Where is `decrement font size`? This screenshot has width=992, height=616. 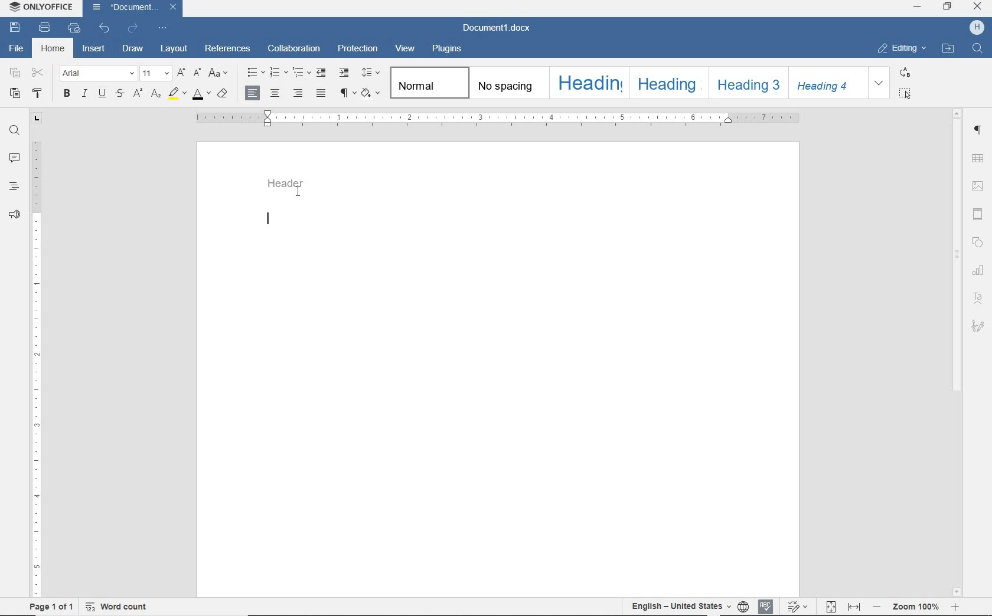
decrement font size is located at coordinates (197, 73).